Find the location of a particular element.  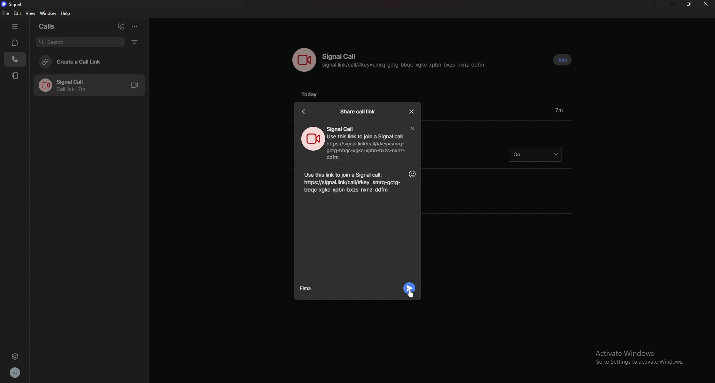

chats is located at coordinates (15, 43).